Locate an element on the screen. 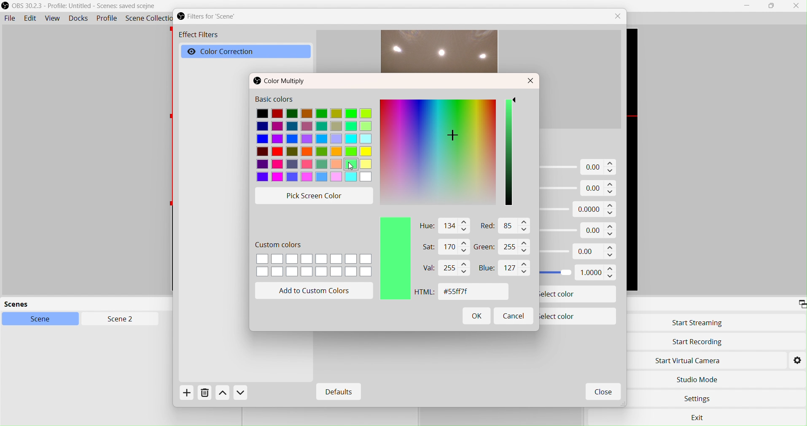 This screenshot has width=807, height=426. Scene is located at coordinates (45, 319).